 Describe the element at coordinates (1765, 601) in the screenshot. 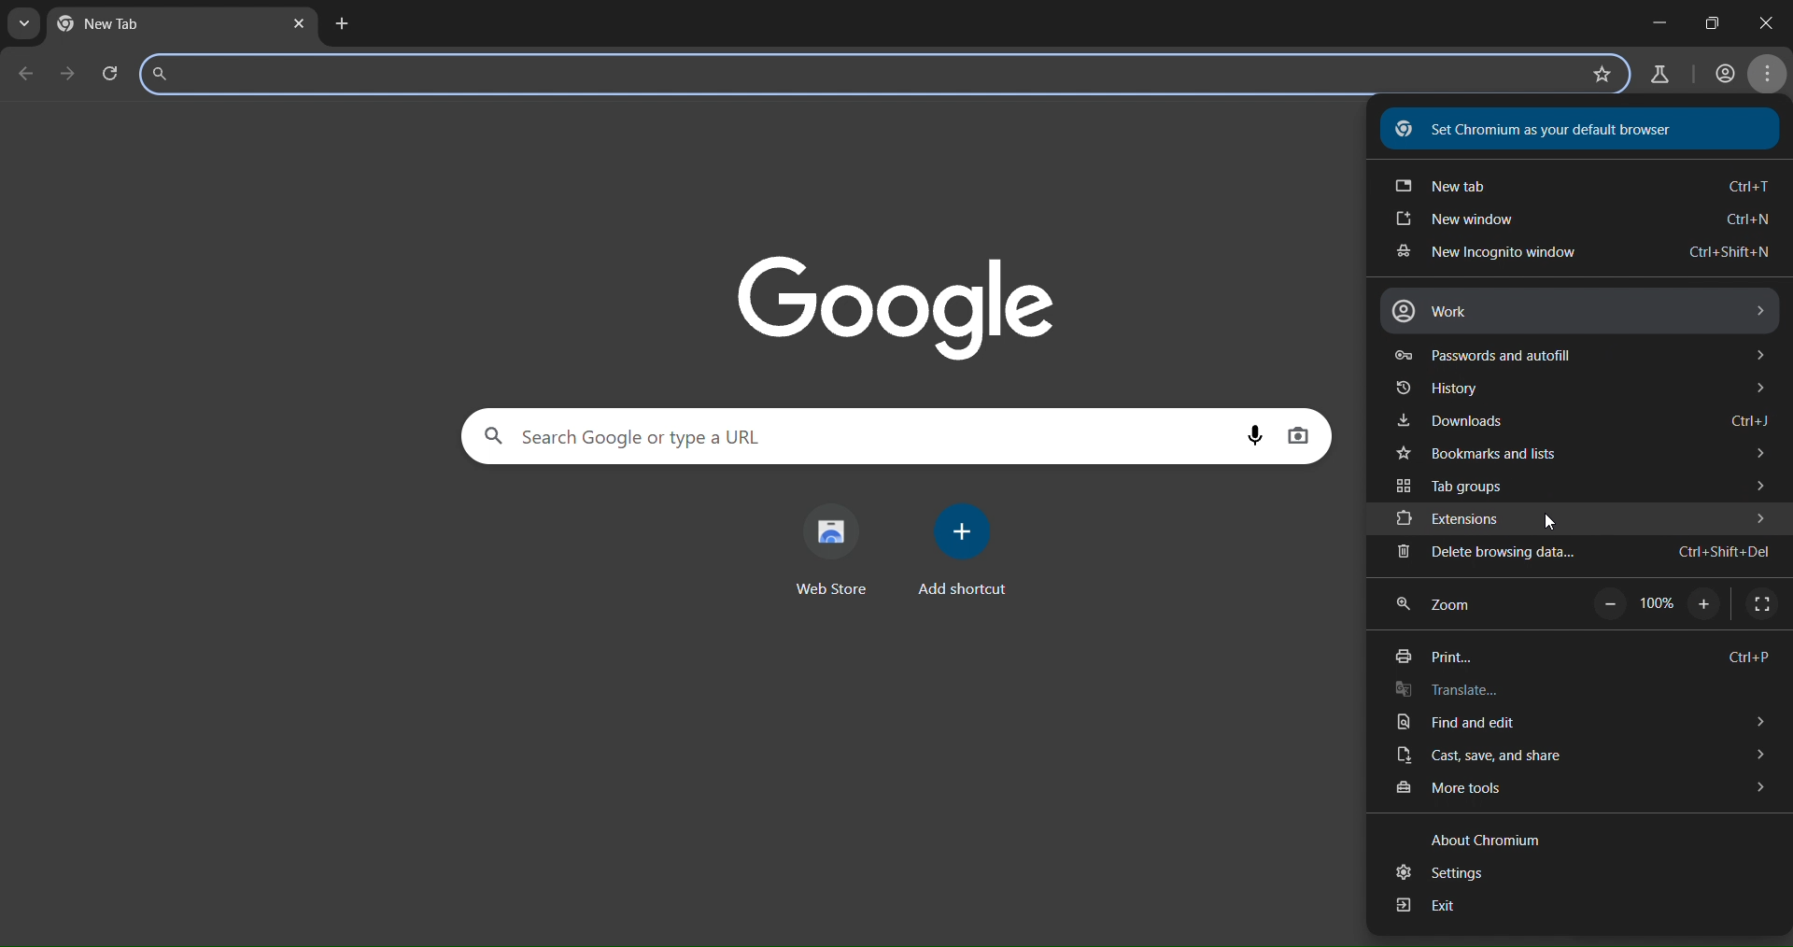

I see `display fullscreen ` at that location.